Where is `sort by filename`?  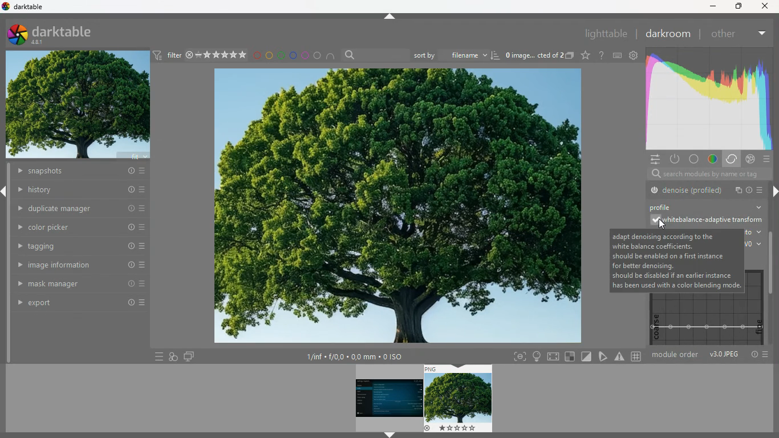
sort by filename is located at coordinates (449, 55).